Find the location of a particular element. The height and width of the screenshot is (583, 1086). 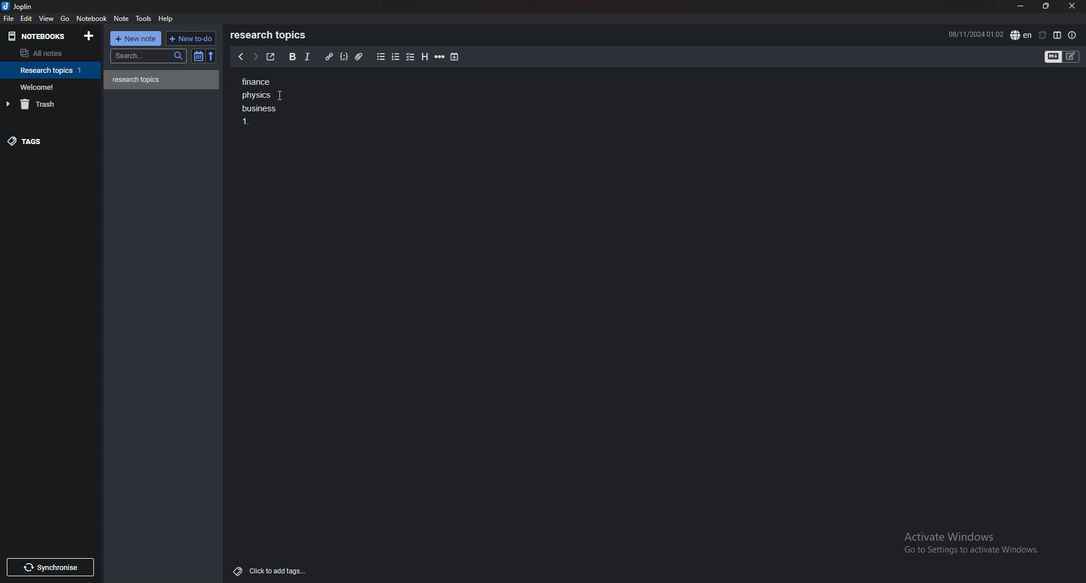

view is located at coordinates (47, 19).